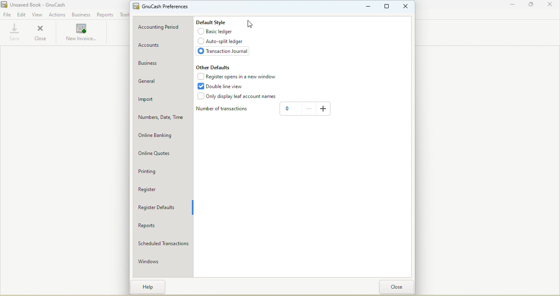 This screenshot has height=296, width=560. Describe the element at coordinates (42, 33) in the screenshot. I see `Close` at that location.